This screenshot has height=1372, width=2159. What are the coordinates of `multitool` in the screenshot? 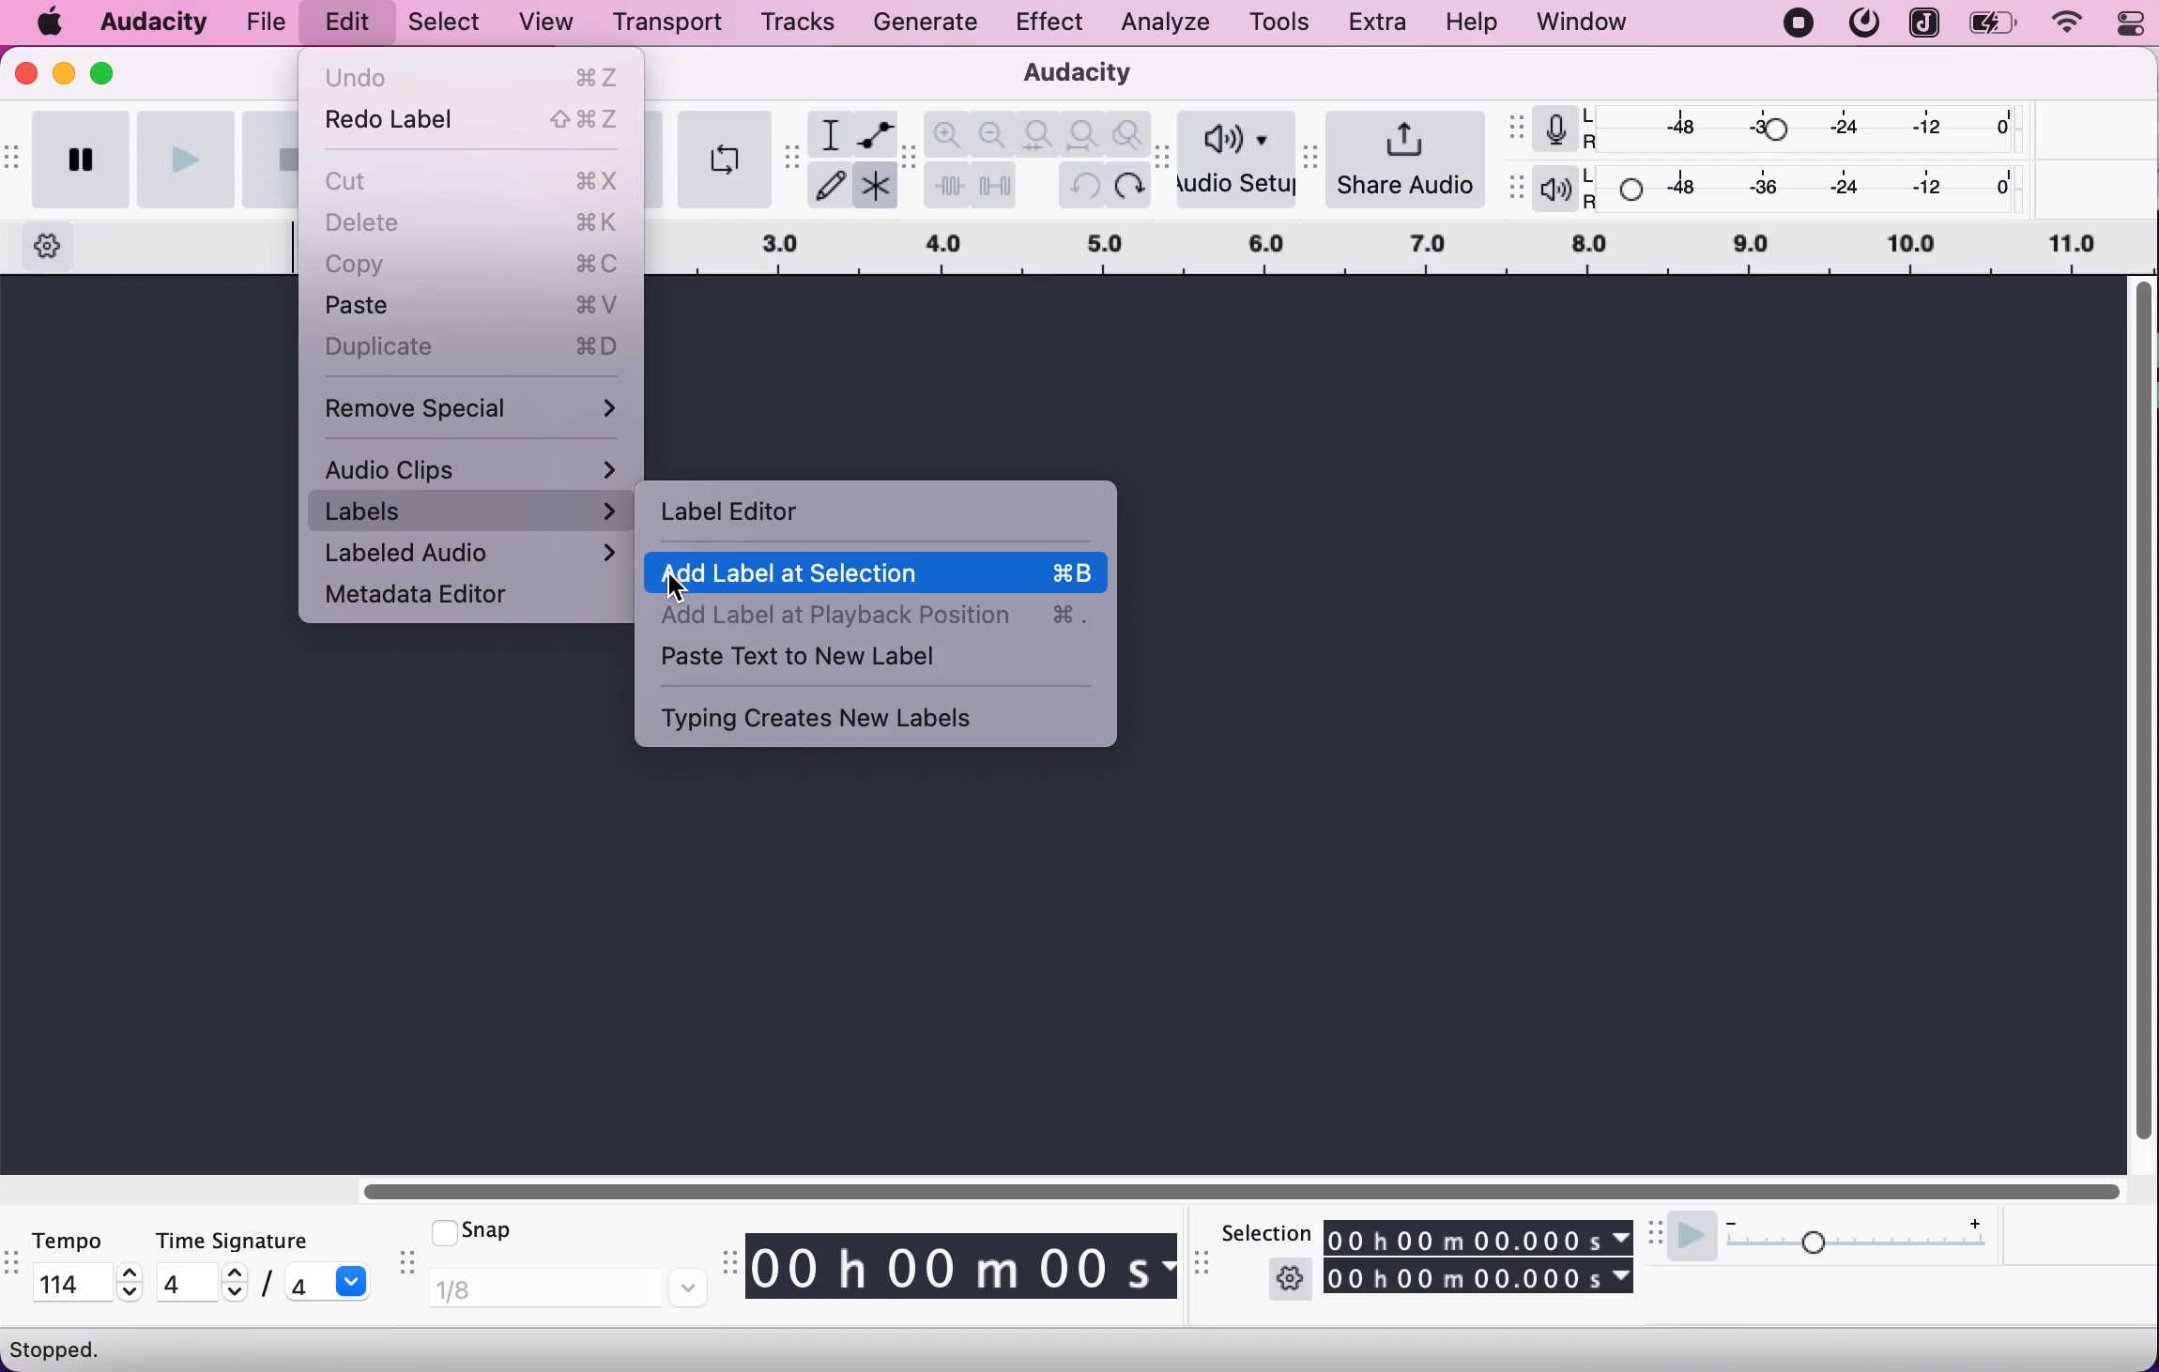 It's located at (873, 184).